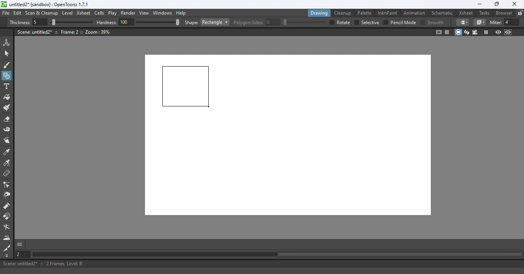 This screenshot has width=524, height=274. Describe the element at coordinates (498, 33) in the screenshot. I see `Preview` at that location.